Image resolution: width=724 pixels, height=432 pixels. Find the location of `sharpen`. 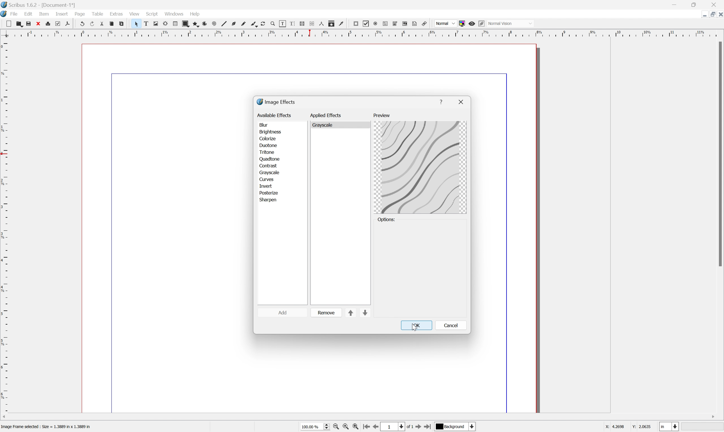

sharpen is located at coordinates (269, 200).